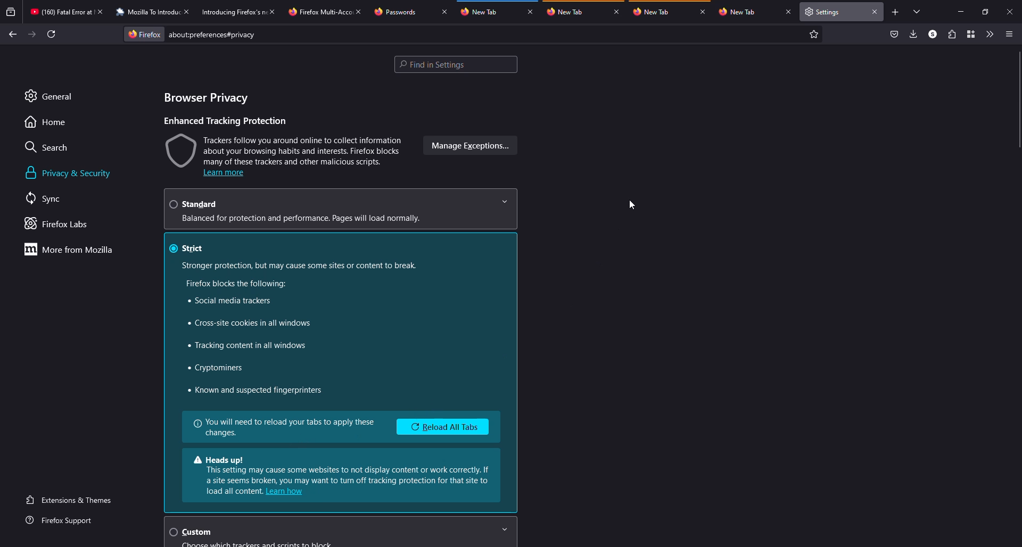 Image resolution: width=1022 pixels, height=547 pixels. Describe the element at coordinates (959, 12) in the screenshot. I see `minimize` at that location.